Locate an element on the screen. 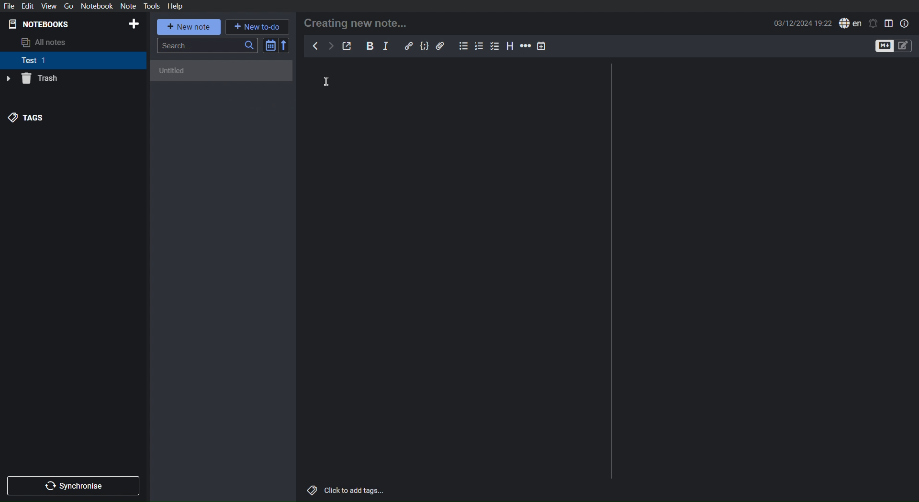  Bold is located at coordinates (370, 45).